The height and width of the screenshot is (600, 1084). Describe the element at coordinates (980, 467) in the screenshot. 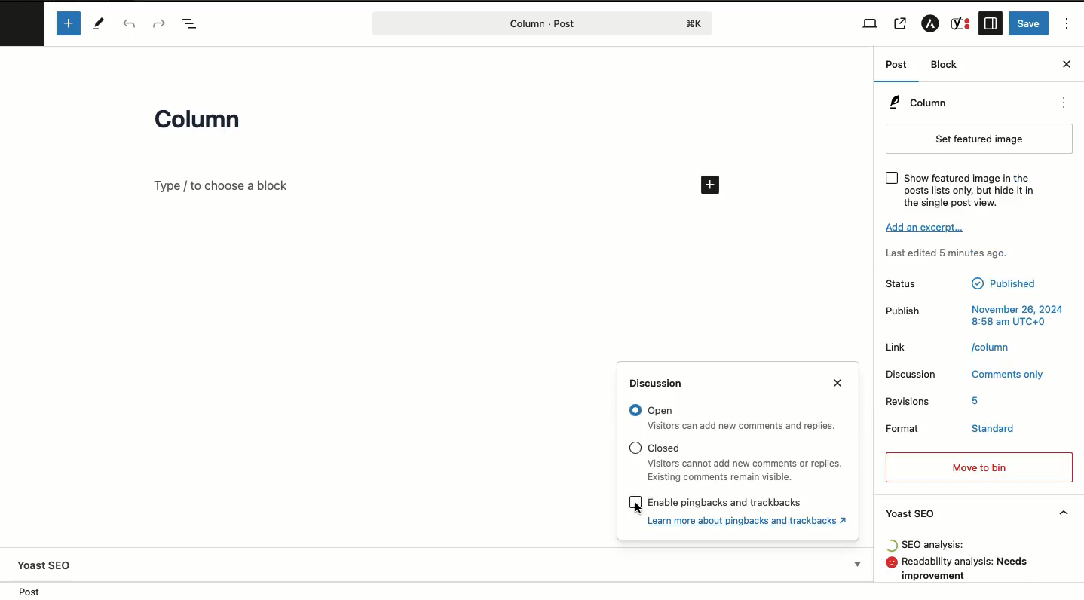

I see `Move to bin` at that location.